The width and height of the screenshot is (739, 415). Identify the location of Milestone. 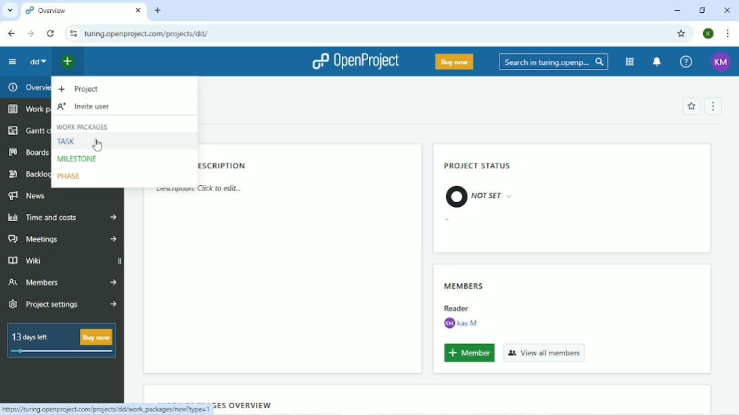
(76, 160).